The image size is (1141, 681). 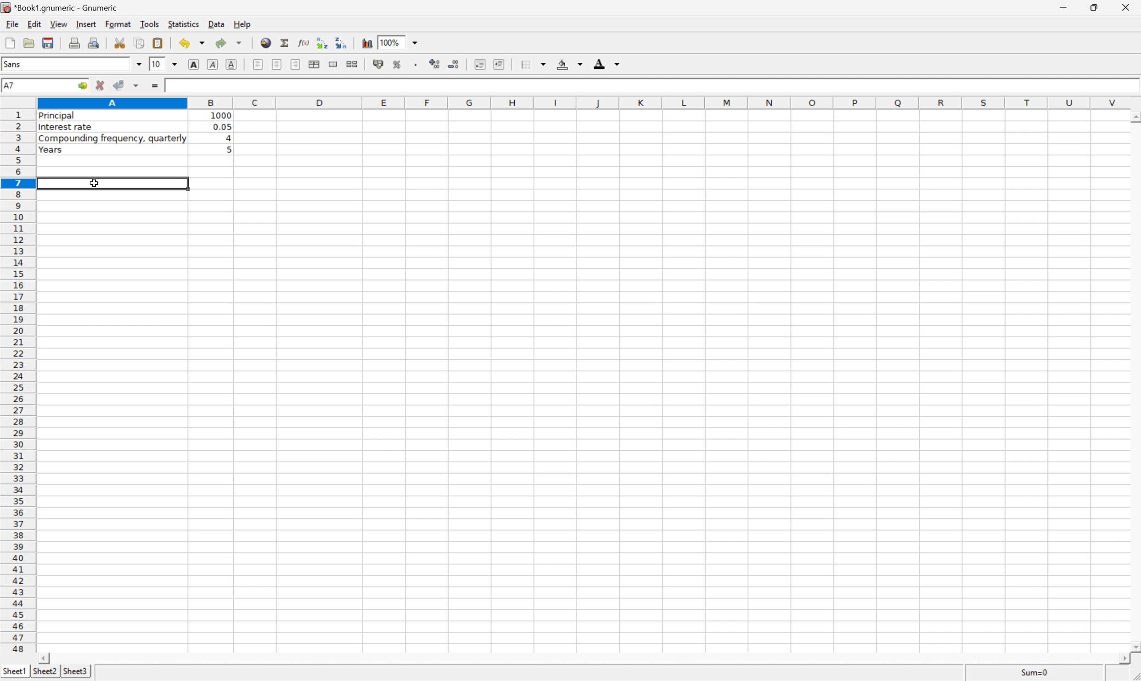 I want to click on center horizontally, so click(x=276, y=64).